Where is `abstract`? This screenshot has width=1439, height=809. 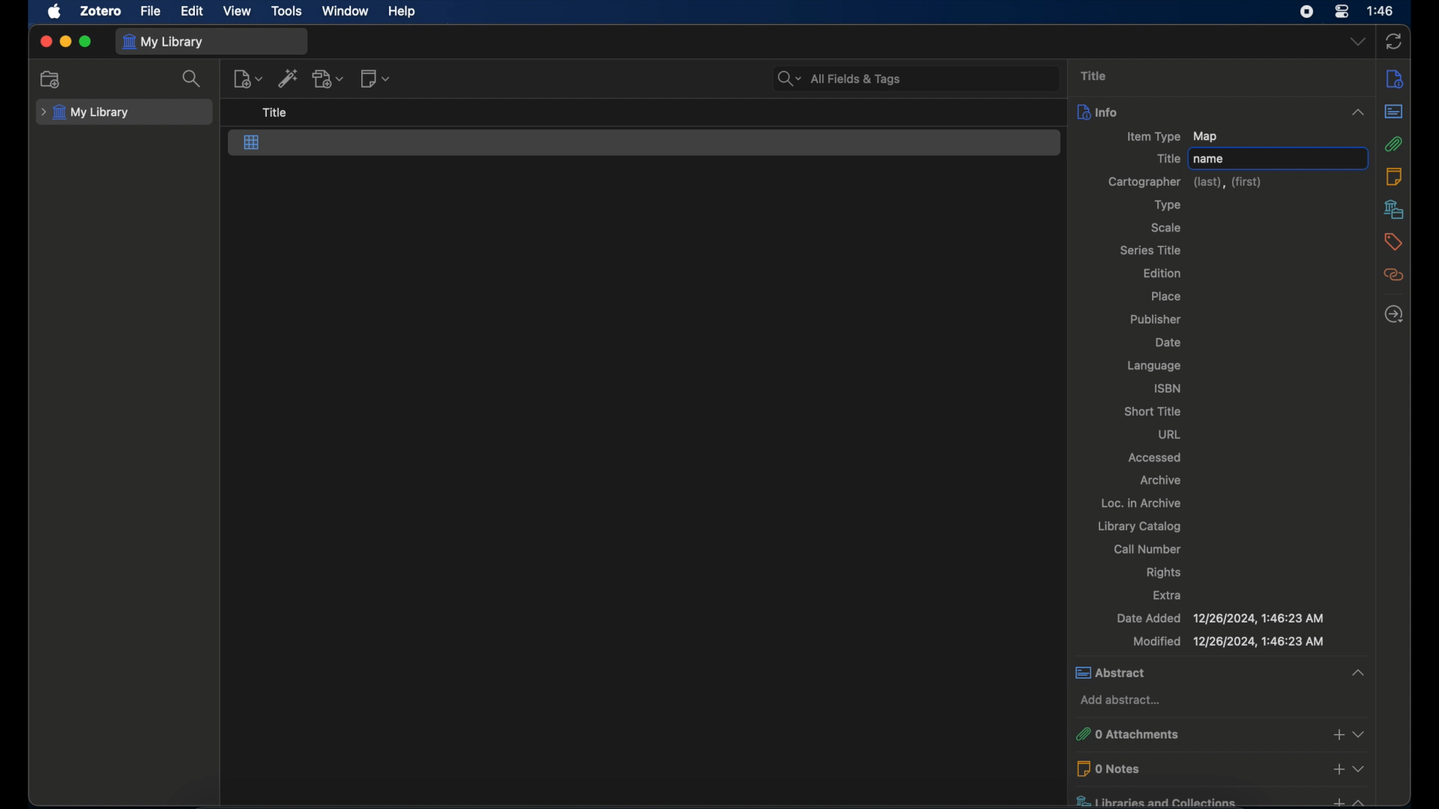 abstract is located at coordinates (1201, 671).